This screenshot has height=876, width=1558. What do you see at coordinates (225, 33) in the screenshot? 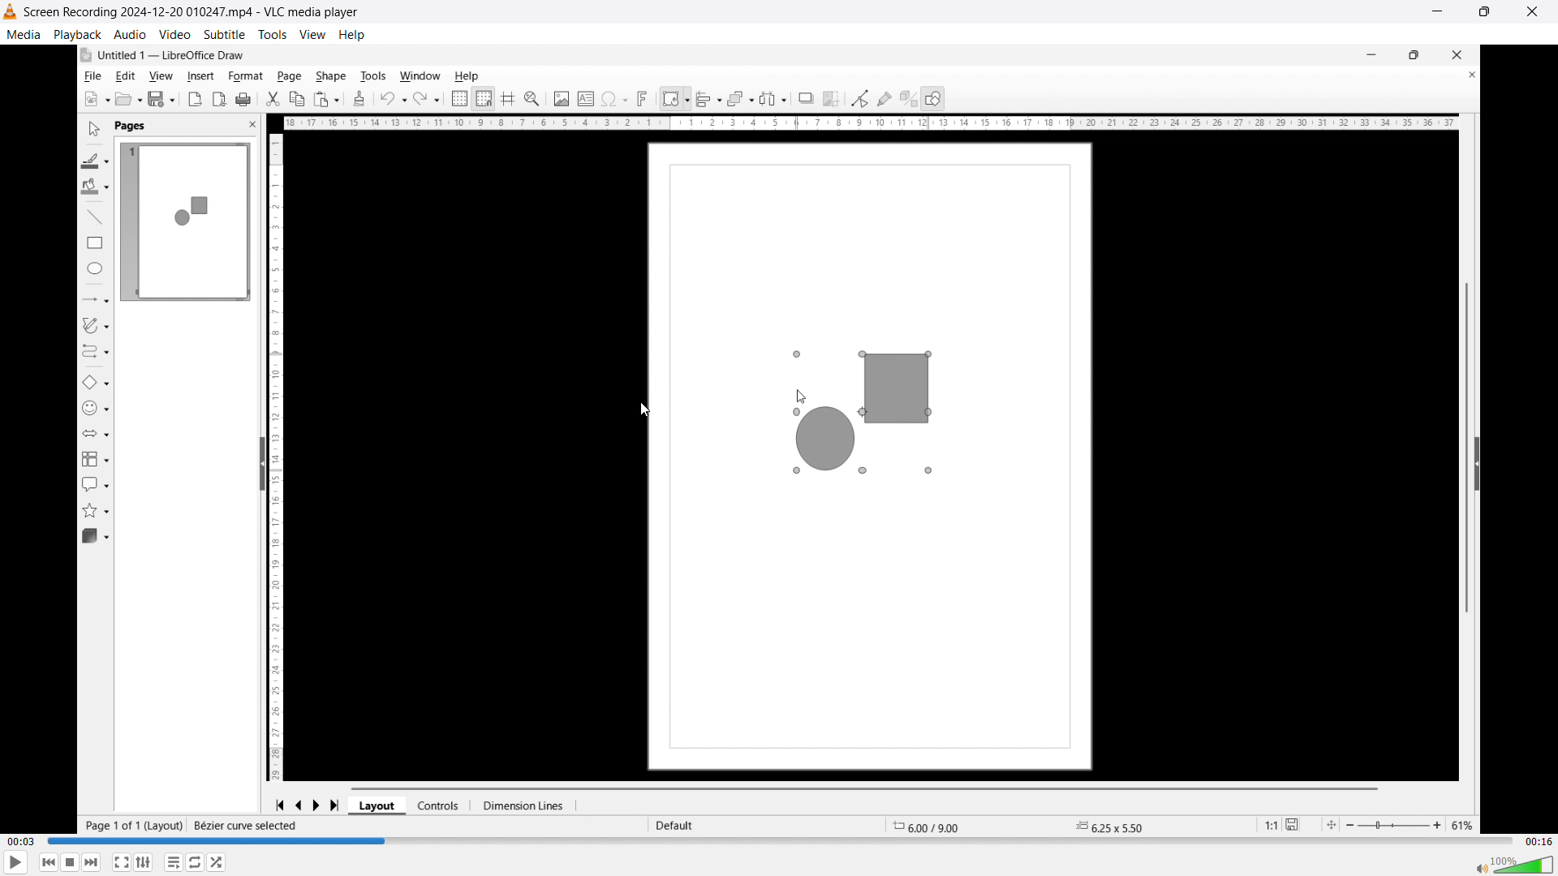
I see `subtitle` at bounding box center [225, 33].